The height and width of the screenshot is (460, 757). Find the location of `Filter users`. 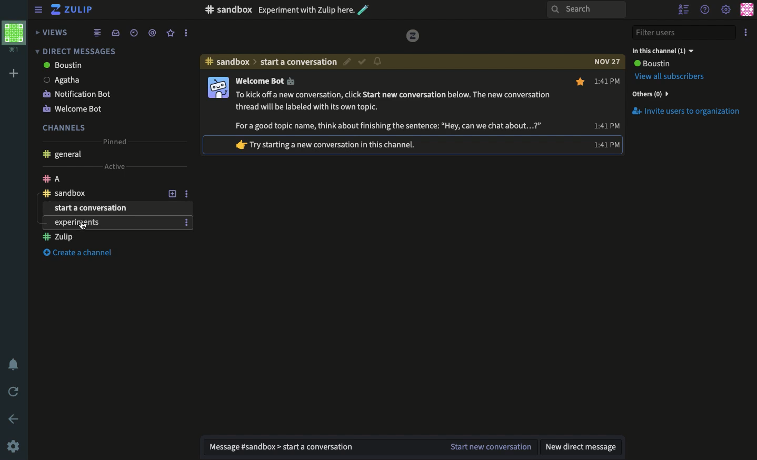

Filter users is located at coordinates (684, 33).